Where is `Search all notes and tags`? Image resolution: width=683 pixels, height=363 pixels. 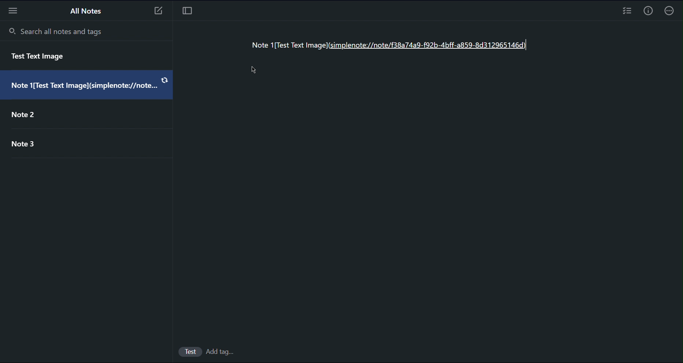
Search all notes and tags is located at coordinates (56, 31).